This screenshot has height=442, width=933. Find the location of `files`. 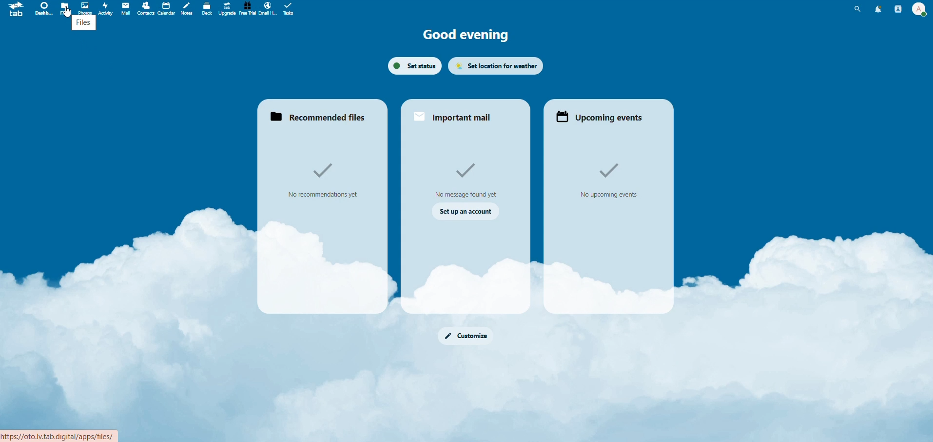

files is located at coordinates (83, 24).